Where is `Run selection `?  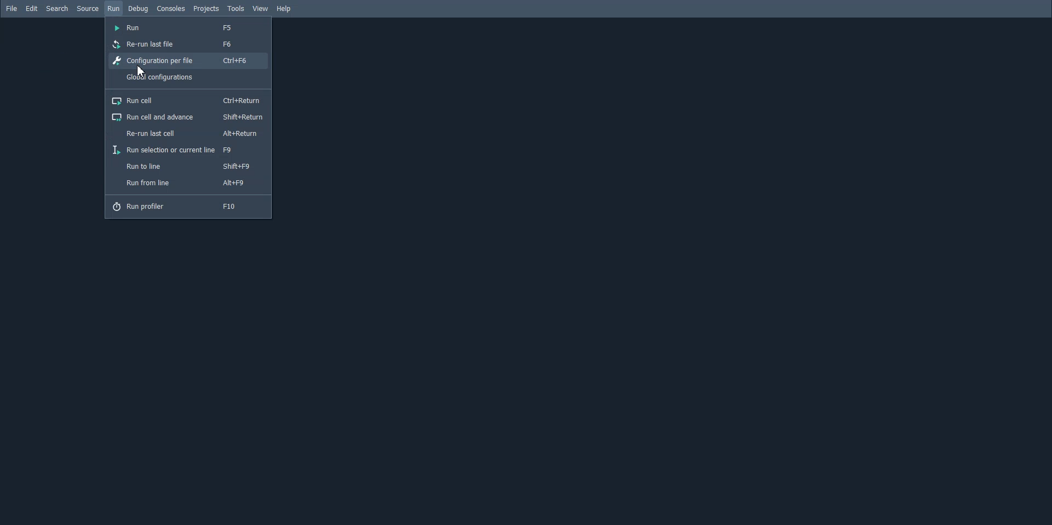 Run selection  is located at coordinates (188, 150).